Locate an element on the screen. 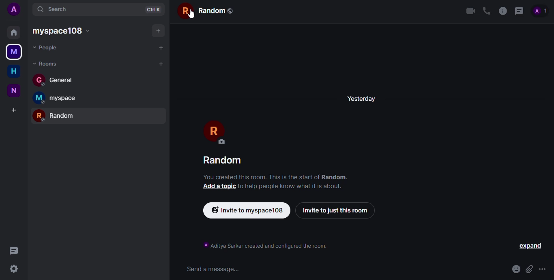  add a topic is located at coordinates (218, 186).